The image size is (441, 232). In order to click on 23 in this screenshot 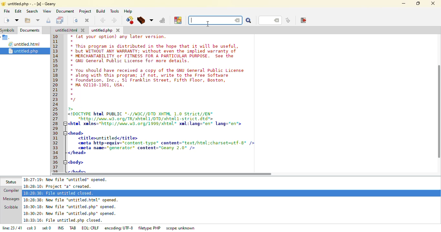, I will do `click(55, 100)`.